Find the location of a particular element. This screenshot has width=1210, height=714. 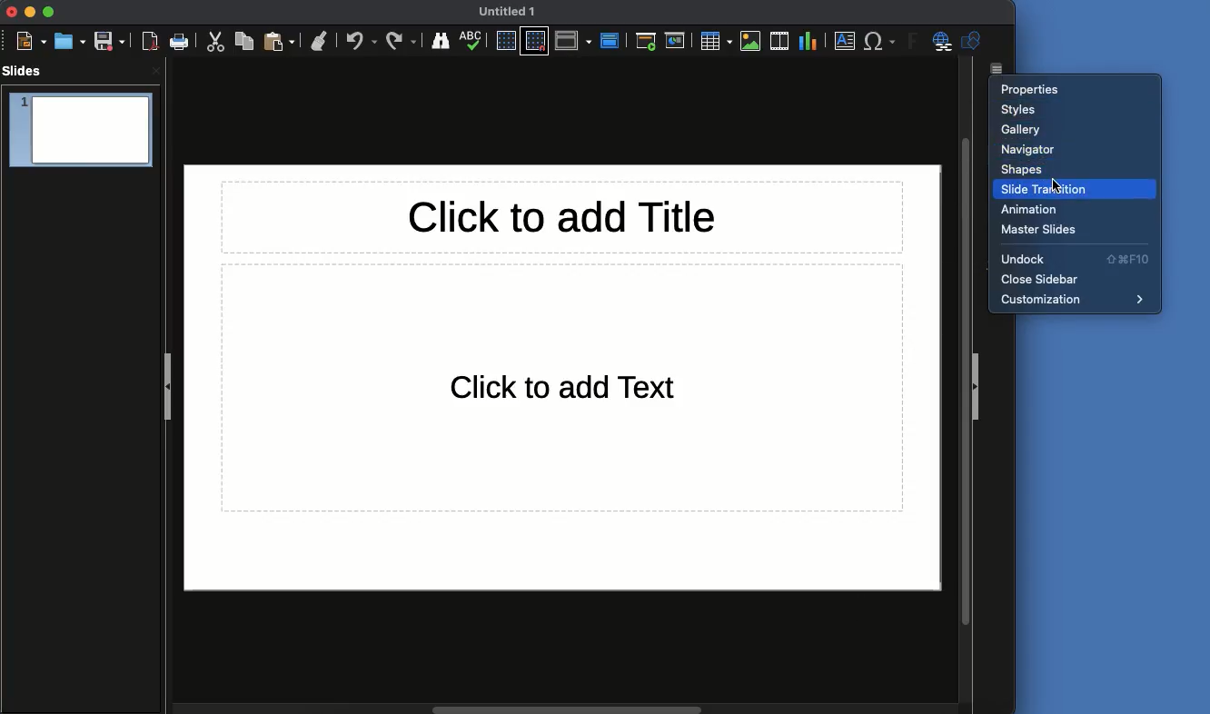

Export as PDF is located at coordinates (151, 42).